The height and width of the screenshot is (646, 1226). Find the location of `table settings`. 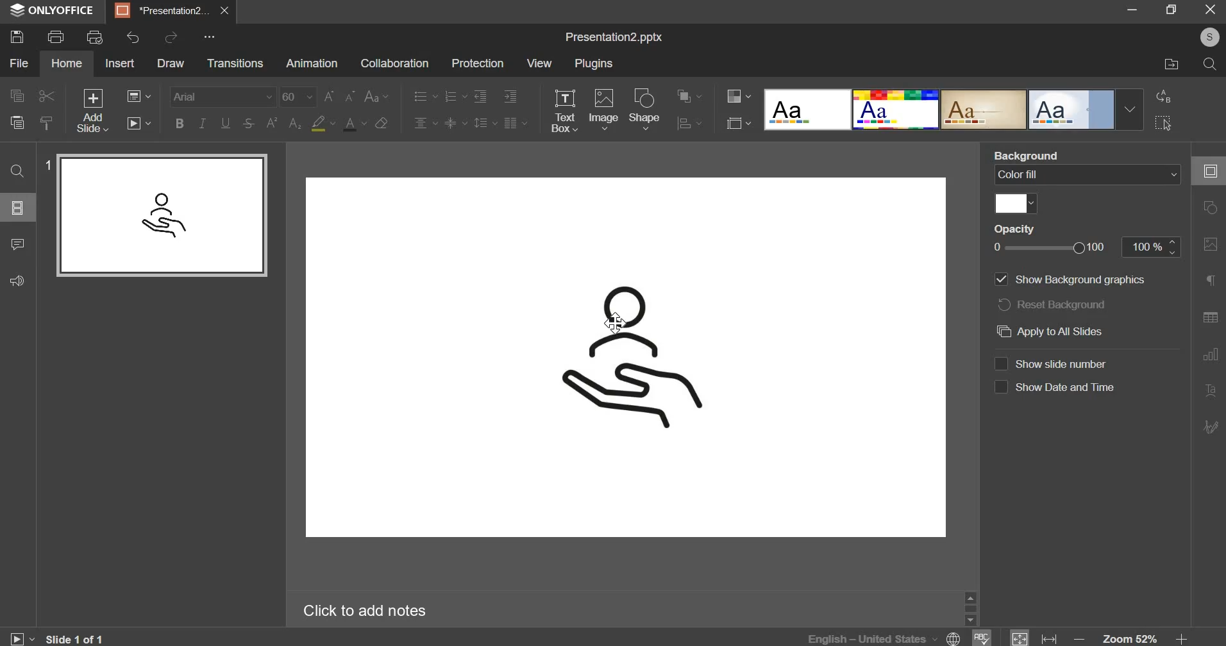

table settings is located at coordinates (1210, 318).